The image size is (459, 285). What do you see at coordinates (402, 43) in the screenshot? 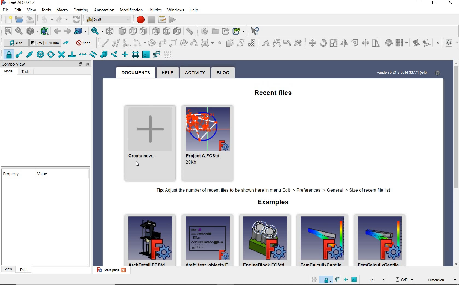
I see `array tools` at bounding box center [402, 43].